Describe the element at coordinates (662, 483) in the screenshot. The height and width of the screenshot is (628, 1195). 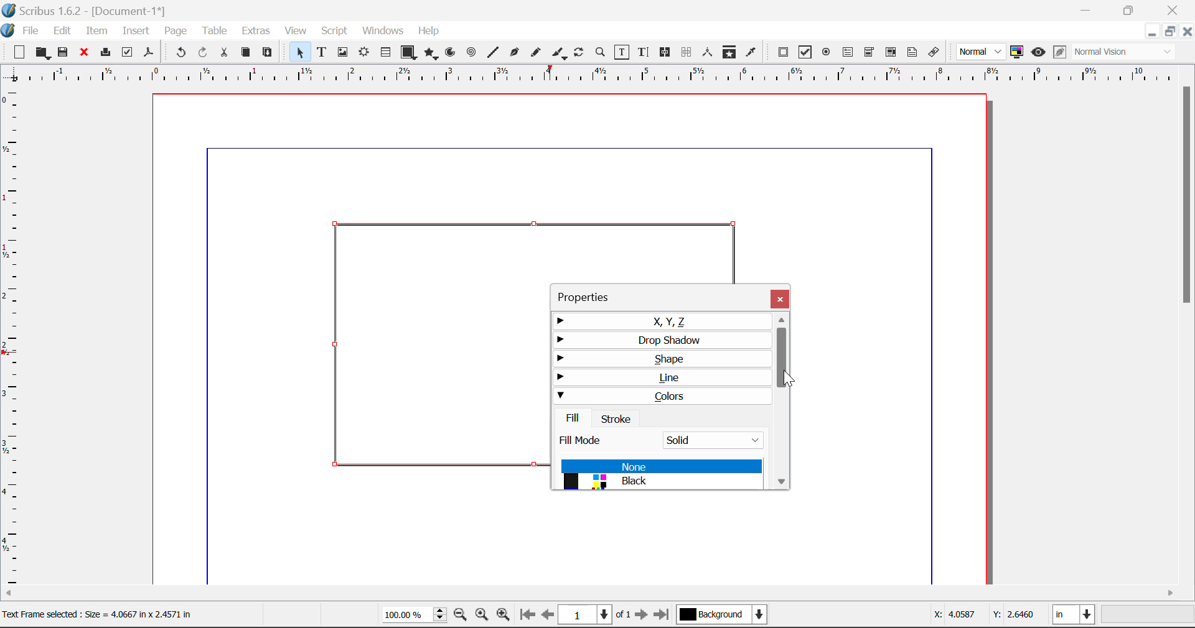
I see `Black` at that location.